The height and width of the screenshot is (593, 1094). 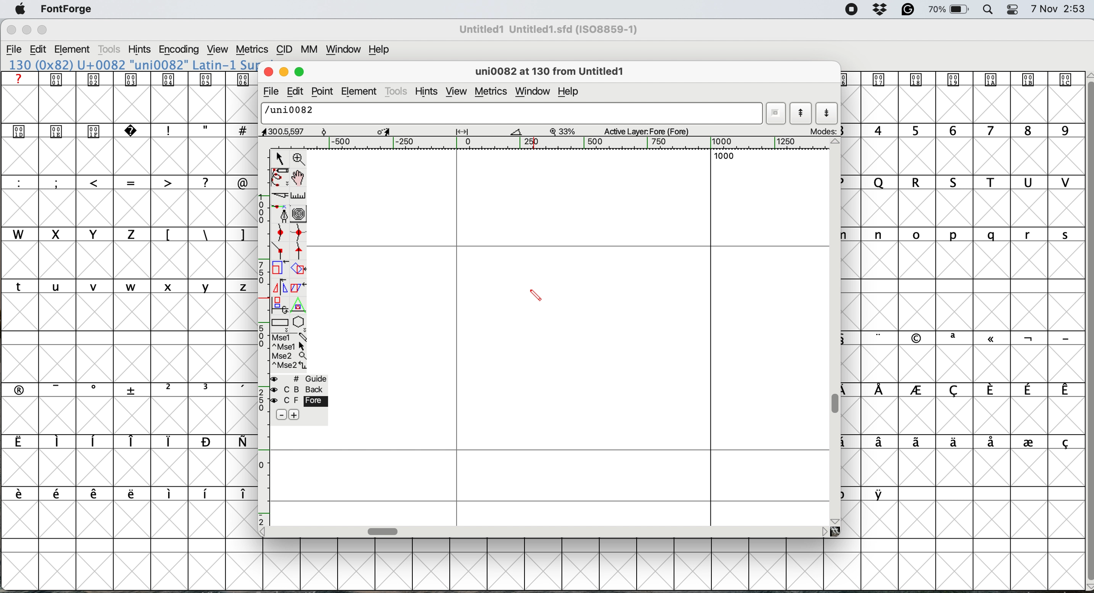 What do you see at coordinates (78, 129) in the screenshot?
I see `special icons` at bounding box center [78, 129].